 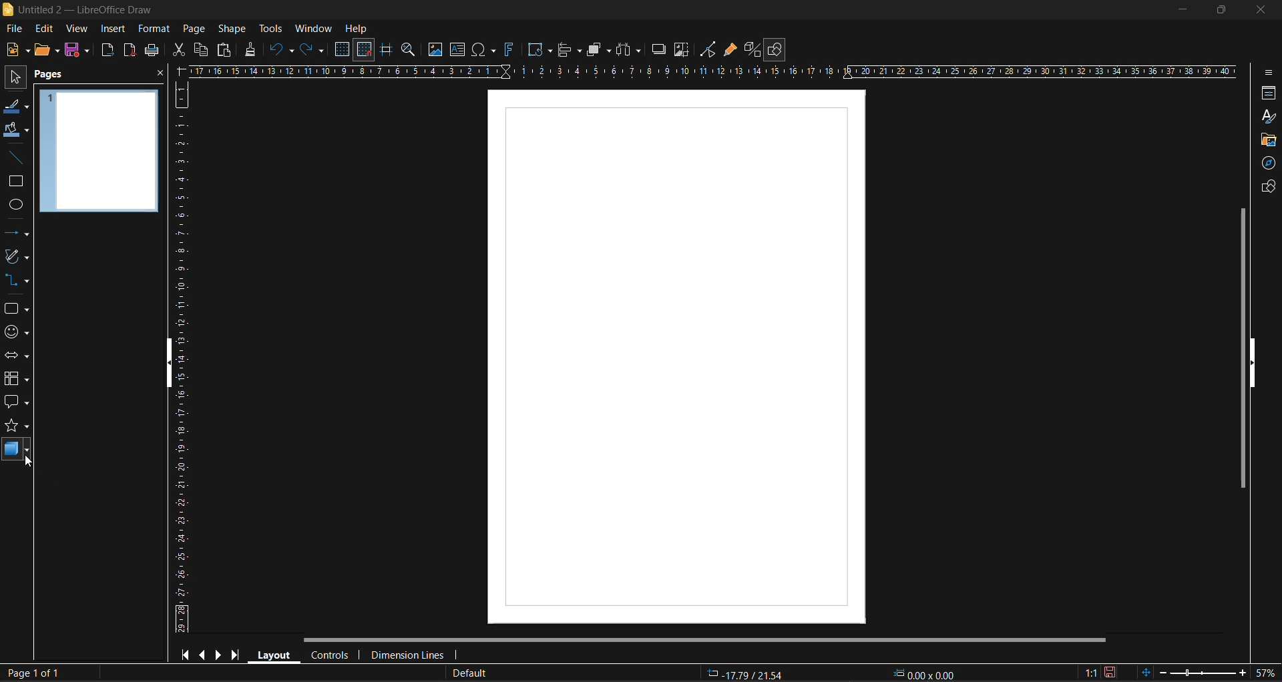 I want to click on sidebar, so click(x=1267, y=71).